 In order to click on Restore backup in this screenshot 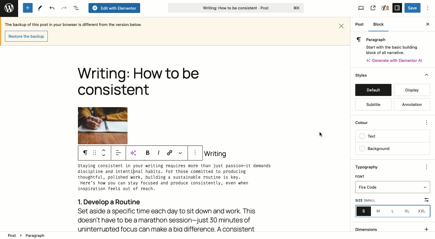, I will do `click(26, 36)`.